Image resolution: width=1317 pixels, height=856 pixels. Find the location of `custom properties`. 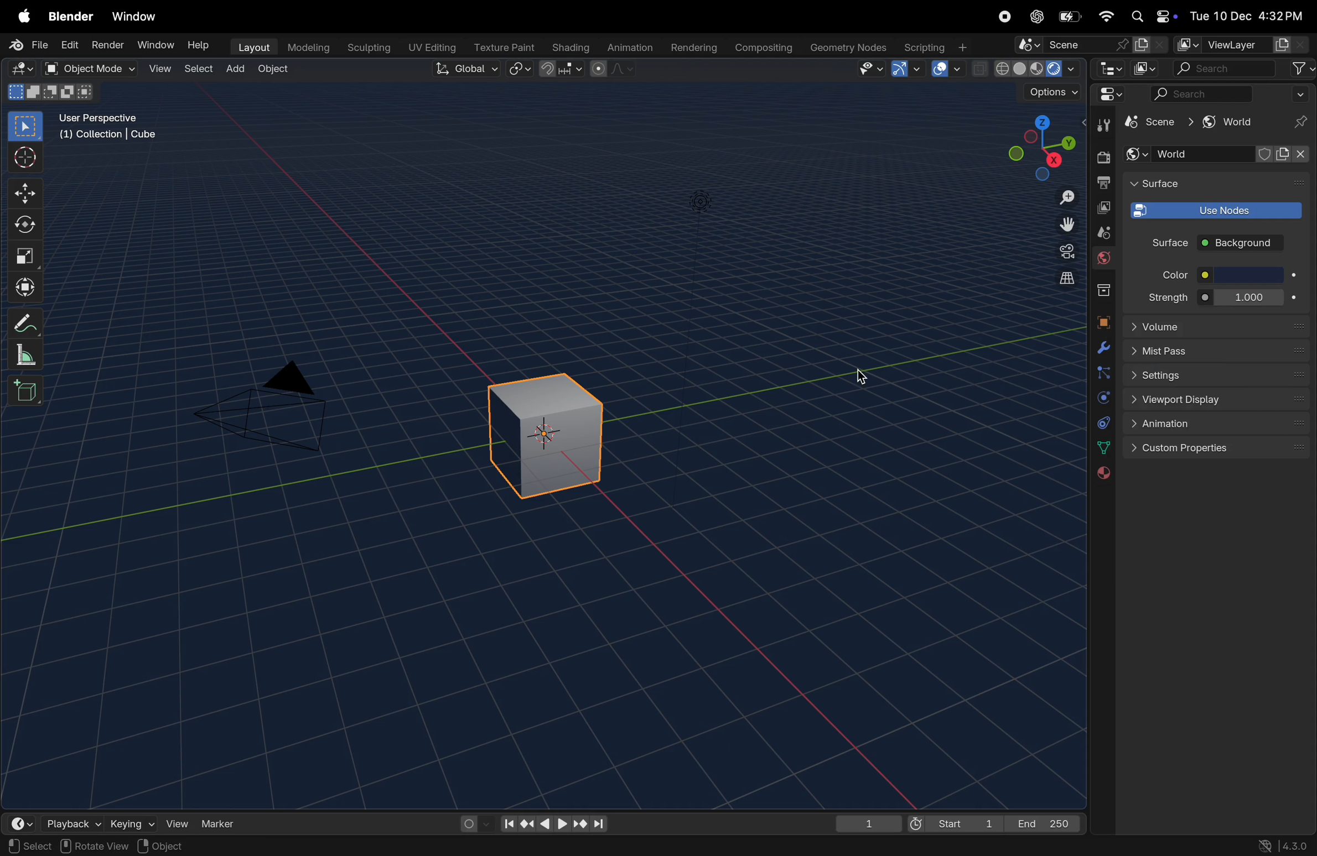

custom properties is located at coordinates (1219, 450).